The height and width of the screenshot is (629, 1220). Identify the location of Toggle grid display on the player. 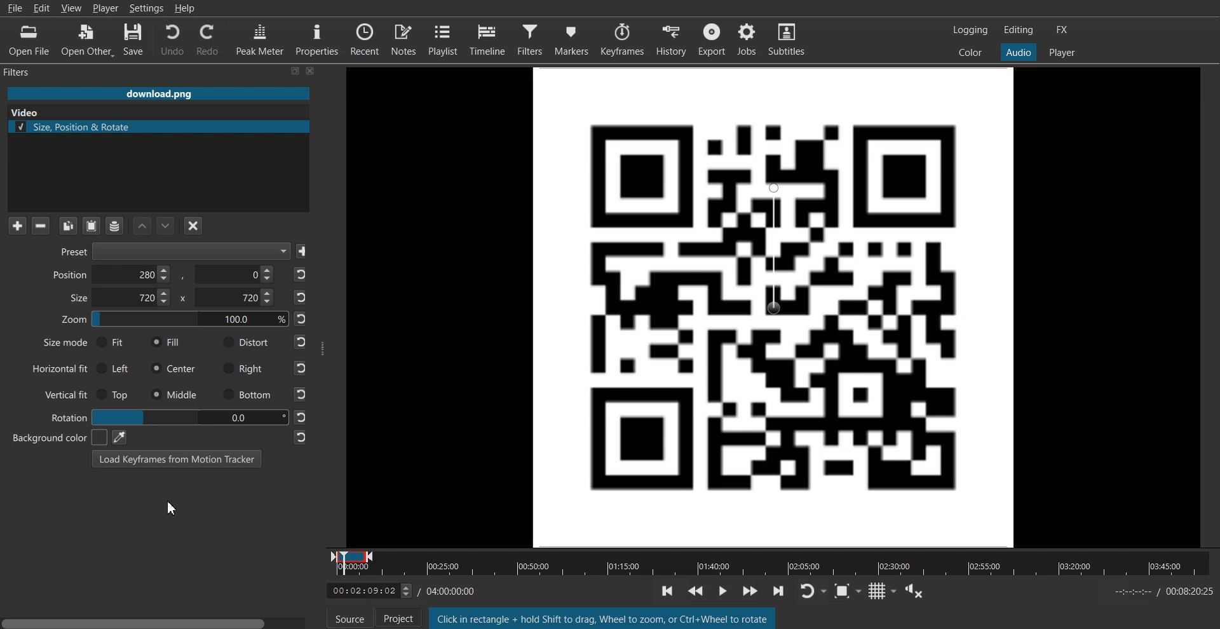
(885, 593).